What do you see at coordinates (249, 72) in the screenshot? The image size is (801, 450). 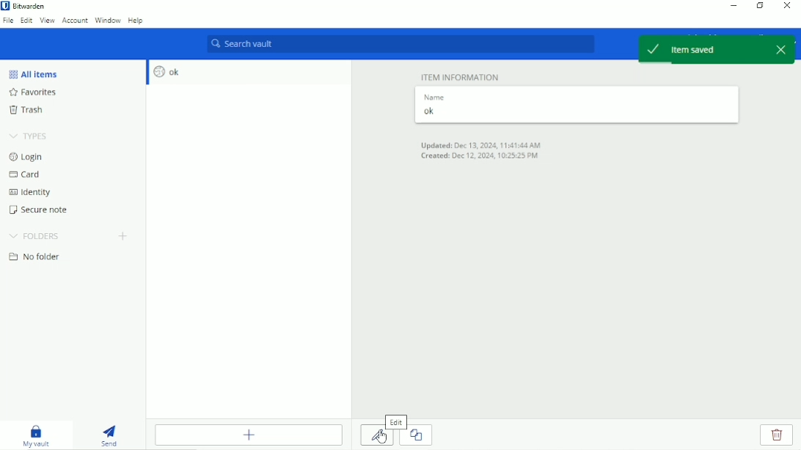 I see `ok` at bounding box center [249, 72].